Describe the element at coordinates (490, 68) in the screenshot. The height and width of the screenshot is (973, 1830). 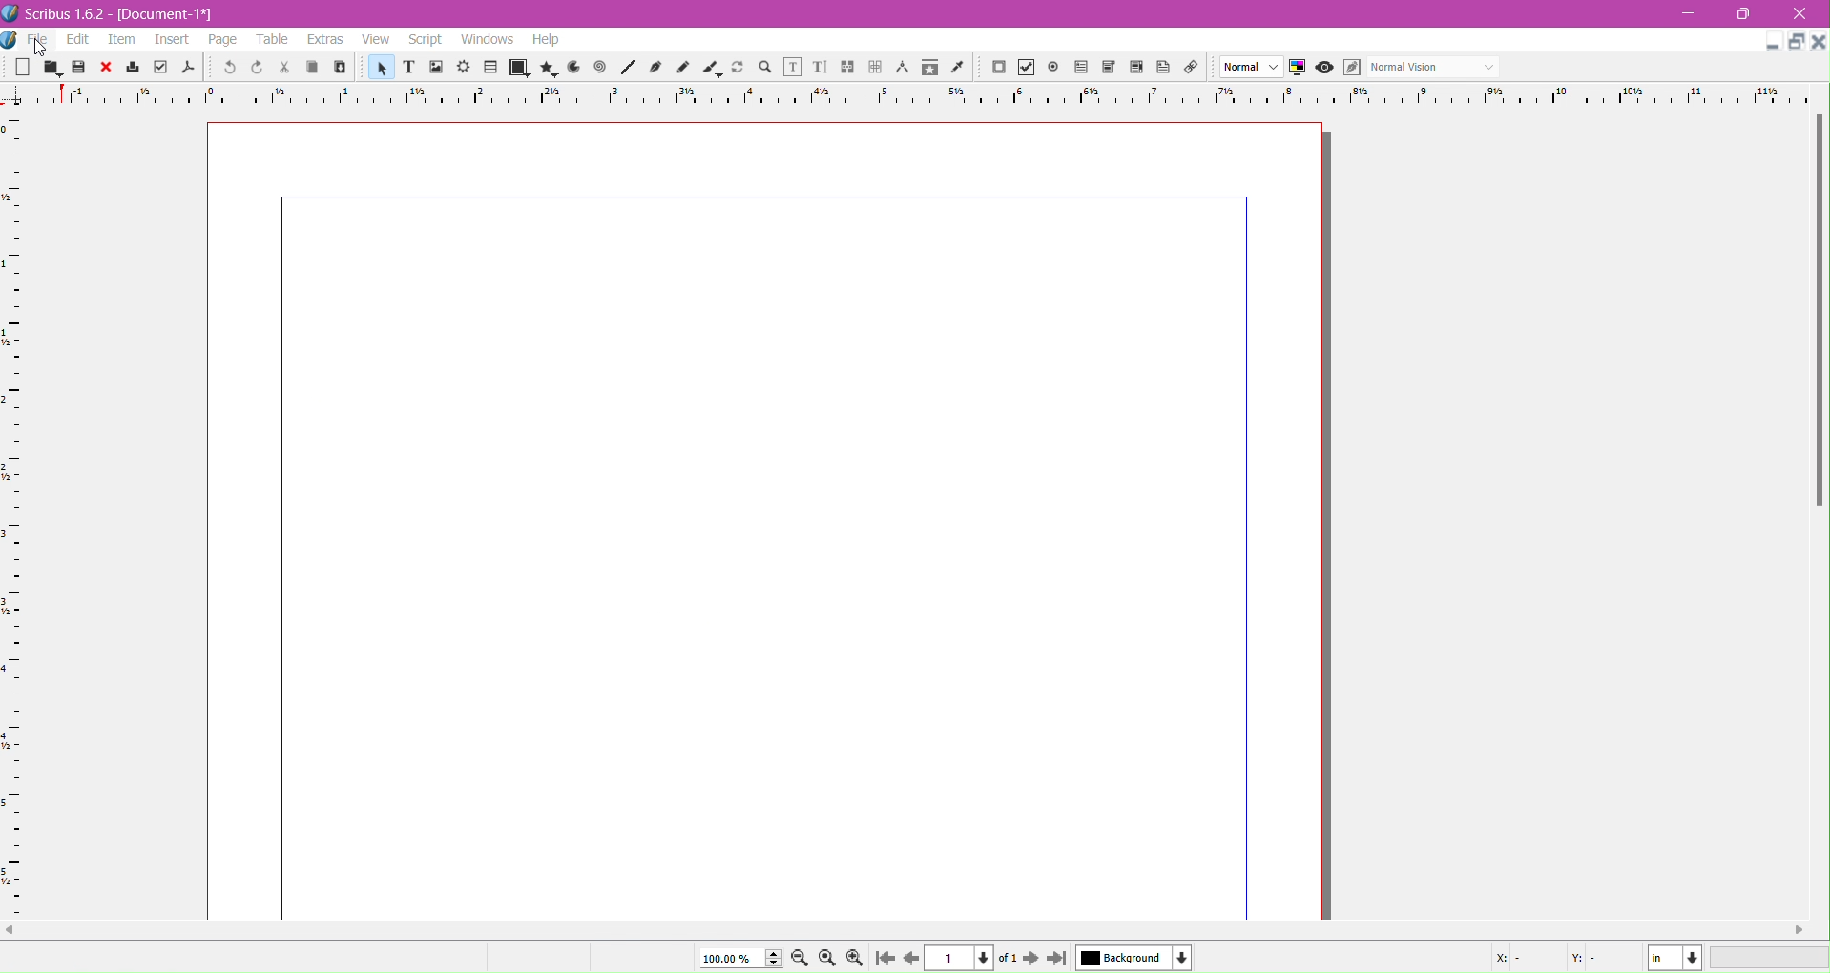
I see `table` at that location.